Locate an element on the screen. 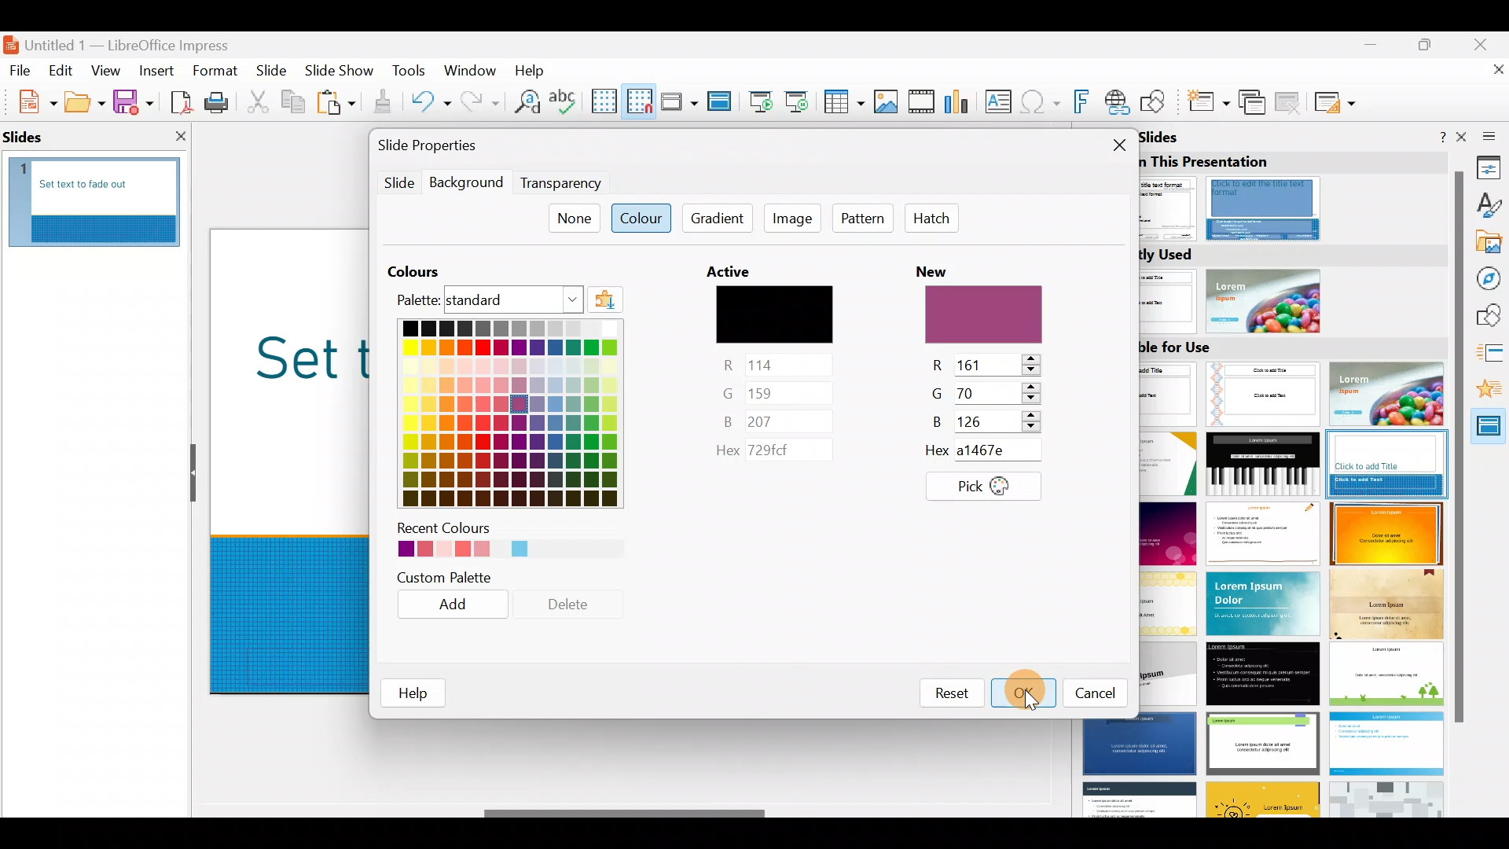 This screenshot has width=1509, height=849. Pick is located at coordinates (984, 487).